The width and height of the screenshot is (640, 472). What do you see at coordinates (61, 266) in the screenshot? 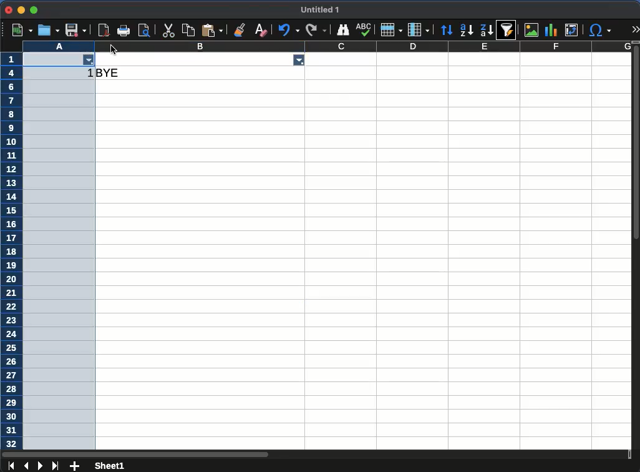
I see `selected` at bounding box center [61, 266].